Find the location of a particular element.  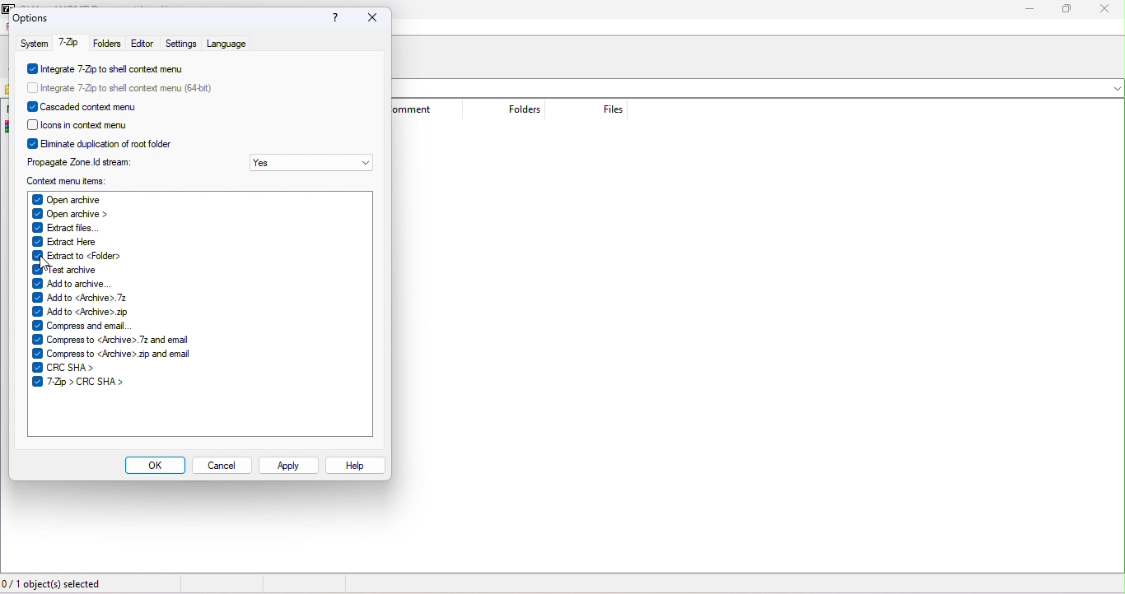

add to <archive>.zip is located at coordinates (82, 312).